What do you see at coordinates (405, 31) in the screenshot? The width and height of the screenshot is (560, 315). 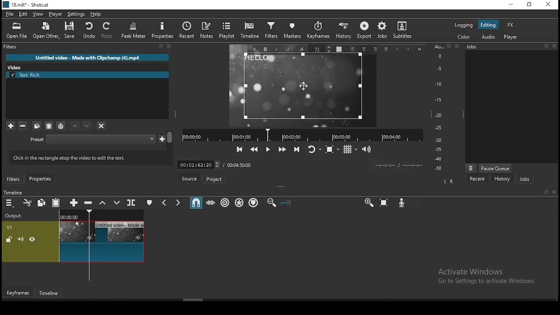 I see `subtitles` at bounding box center [405, 31].